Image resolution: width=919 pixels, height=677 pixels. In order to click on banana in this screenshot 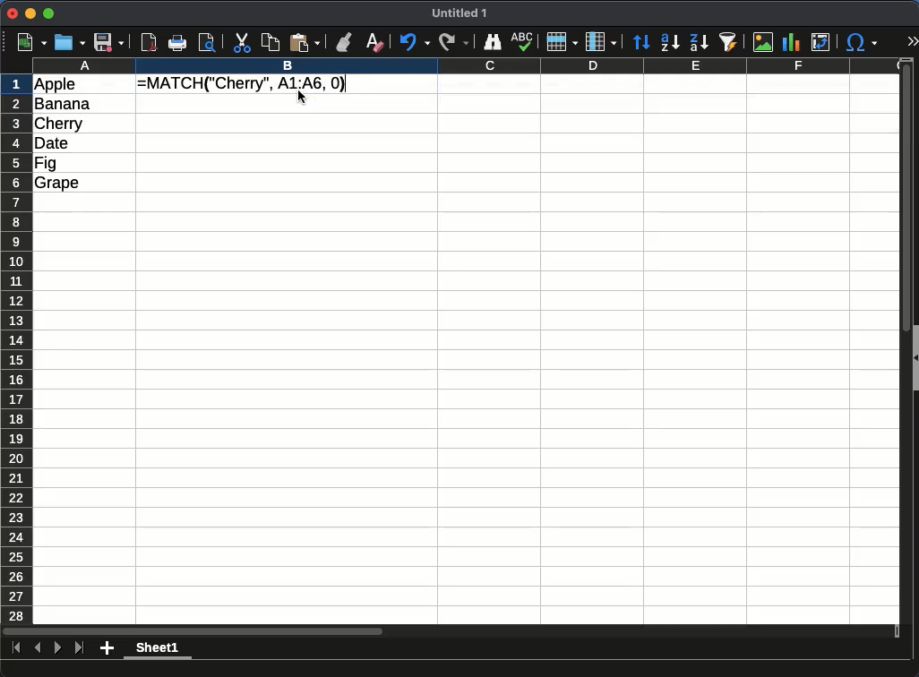, I will do `click(63, 104)`.